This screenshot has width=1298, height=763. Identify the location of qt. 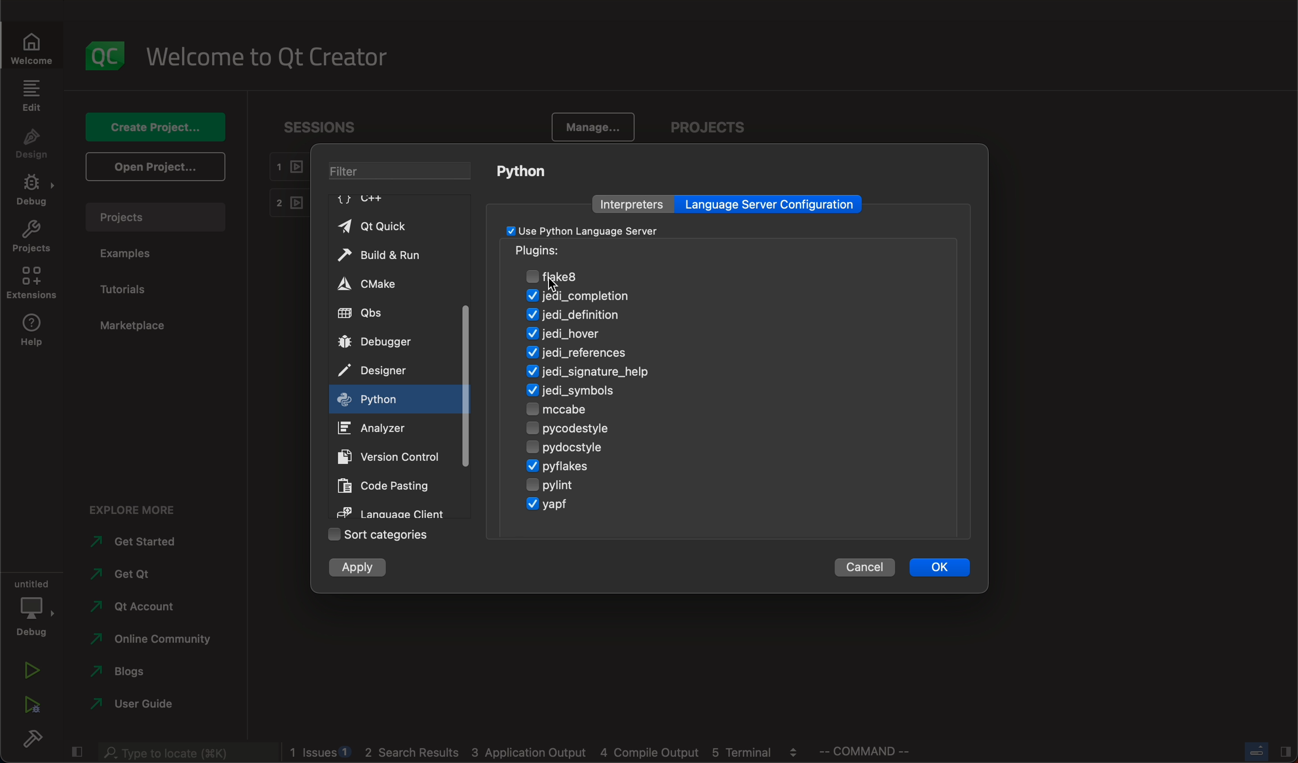
(131, 573).